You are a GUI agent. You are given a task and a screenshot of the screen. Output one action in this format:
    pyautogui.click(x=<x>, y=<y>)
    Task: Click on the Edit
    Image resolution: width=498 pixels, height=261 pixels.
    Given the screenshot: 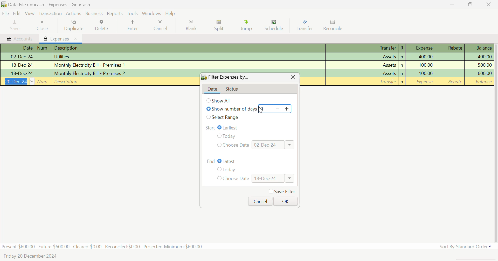 What is the action you would take?
    pyautogui.click(x=17, y=13)
    